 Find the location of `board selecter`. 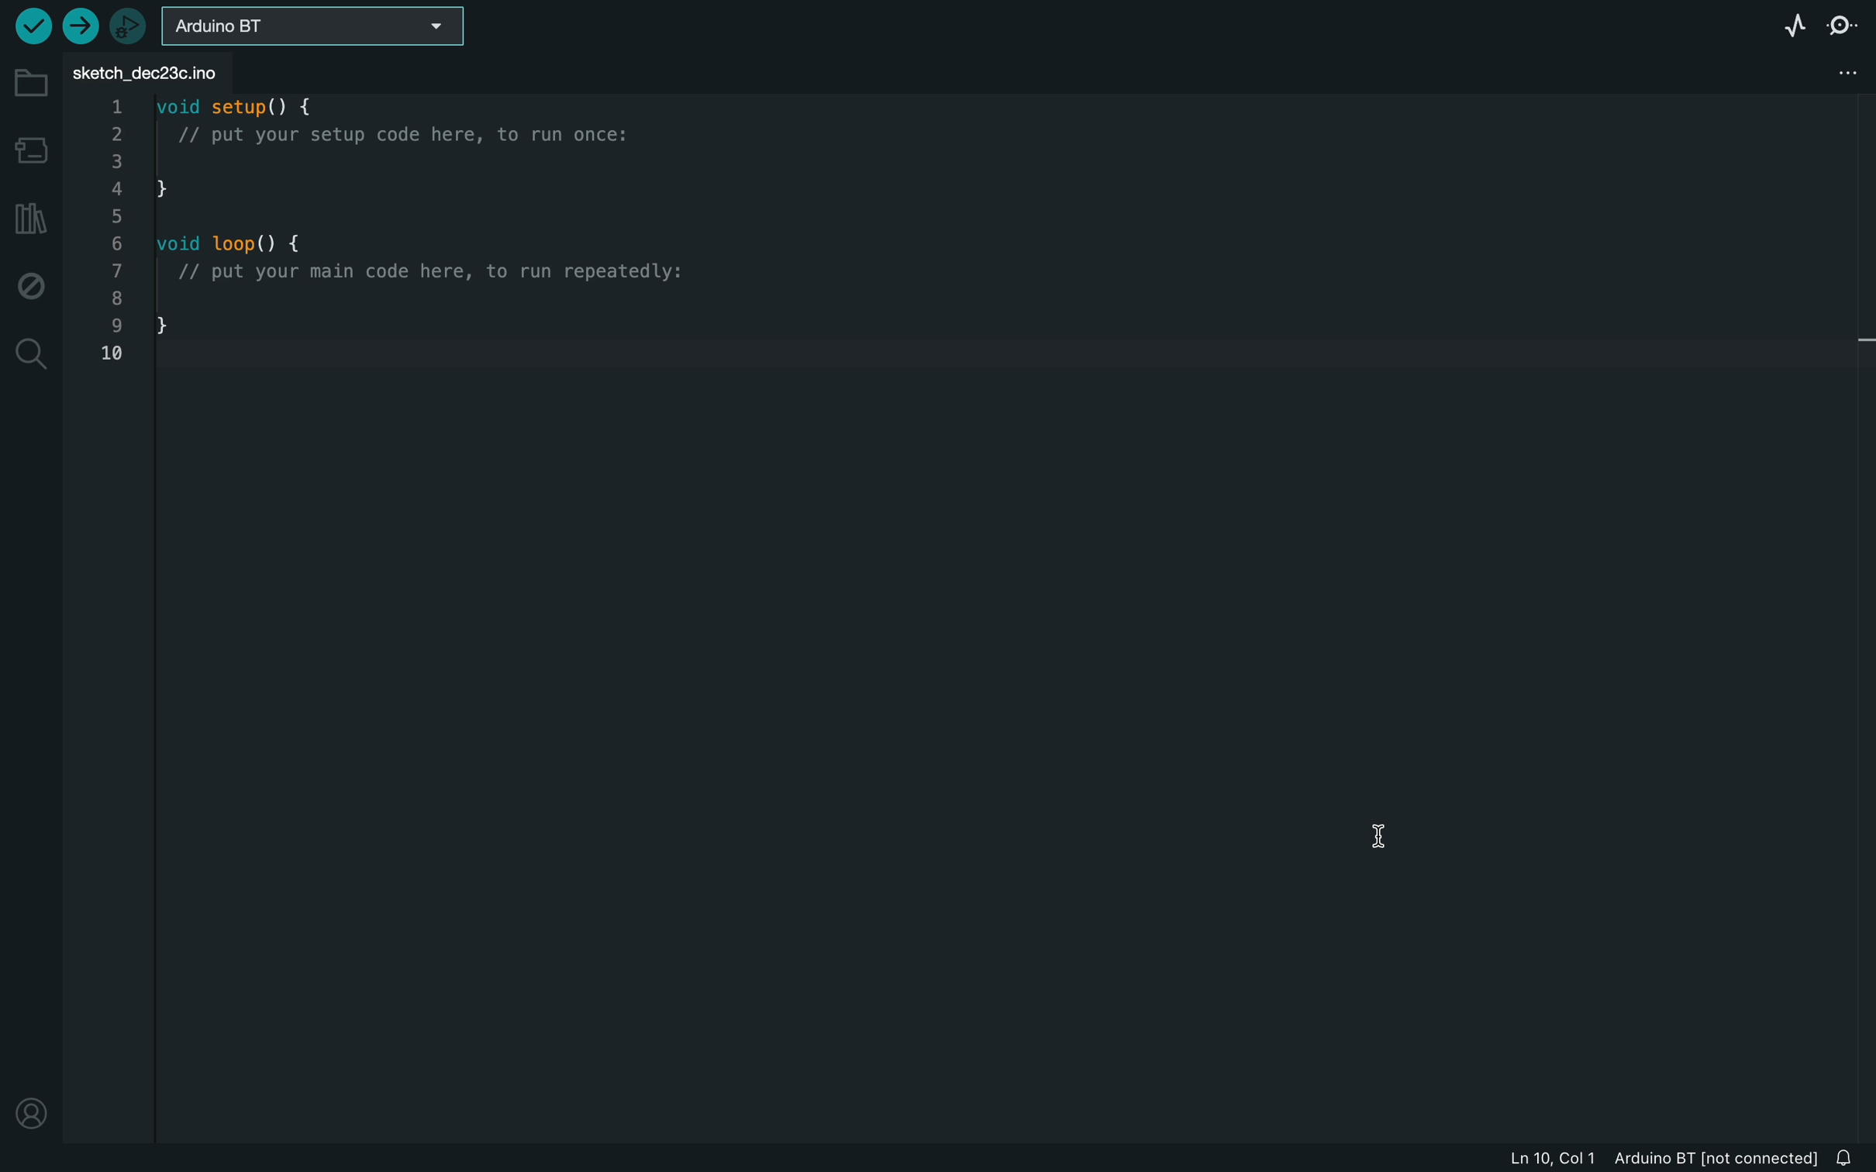

board selecter is located at coordinates (322, 28).